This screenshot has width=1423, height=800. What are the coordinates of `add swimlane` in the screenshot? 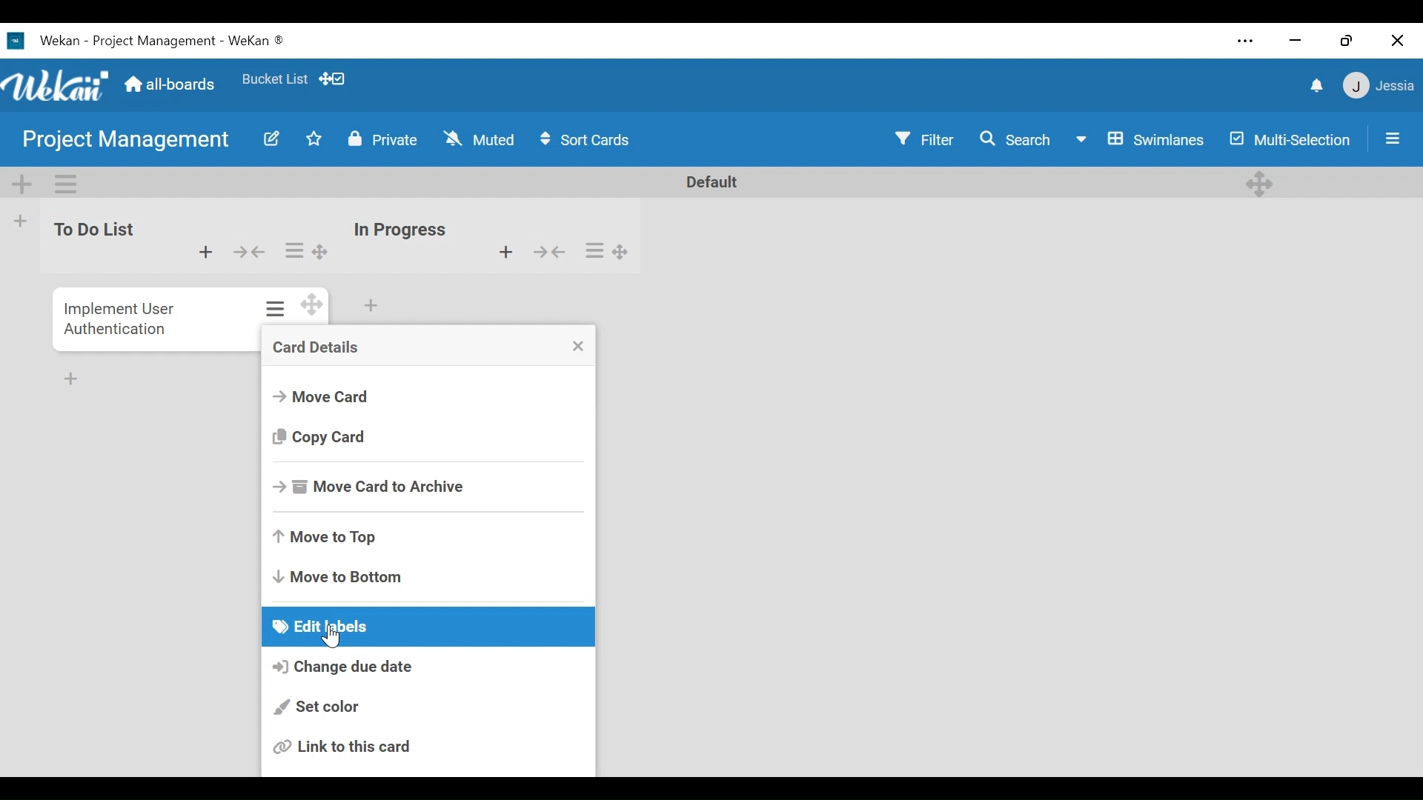 It's located at (23, 185).